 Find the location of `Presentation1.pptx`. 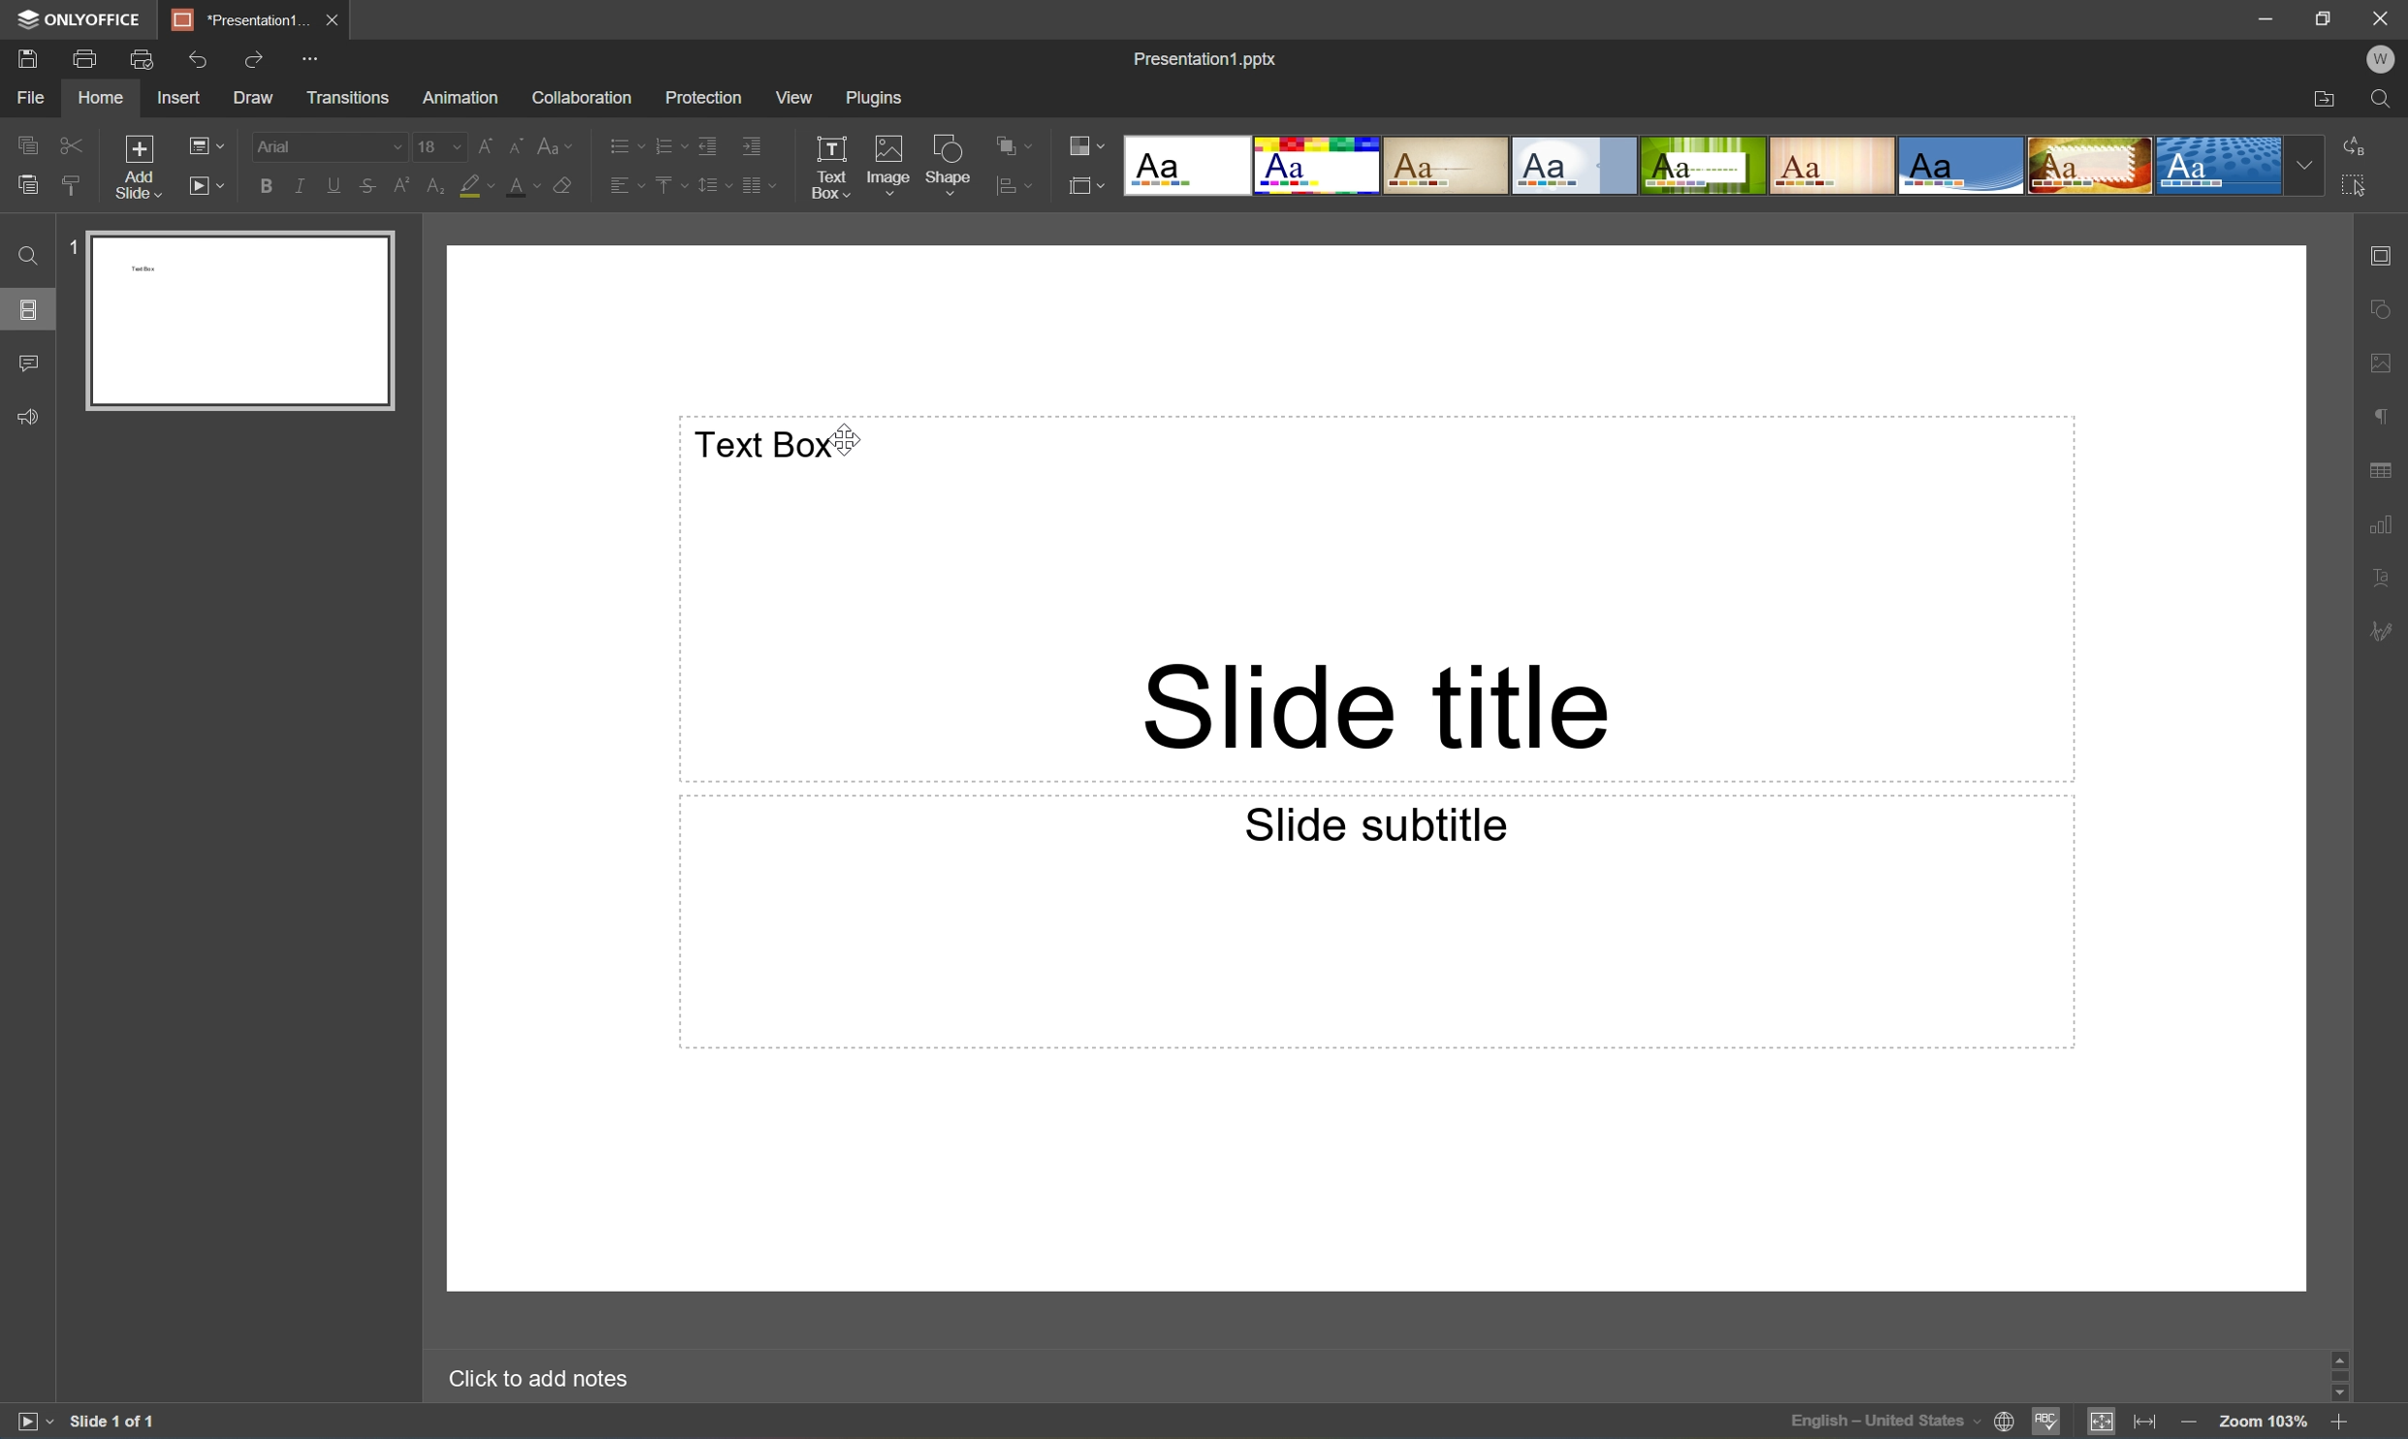

Presentation1.pptx is located at coordinates (1208, 61).